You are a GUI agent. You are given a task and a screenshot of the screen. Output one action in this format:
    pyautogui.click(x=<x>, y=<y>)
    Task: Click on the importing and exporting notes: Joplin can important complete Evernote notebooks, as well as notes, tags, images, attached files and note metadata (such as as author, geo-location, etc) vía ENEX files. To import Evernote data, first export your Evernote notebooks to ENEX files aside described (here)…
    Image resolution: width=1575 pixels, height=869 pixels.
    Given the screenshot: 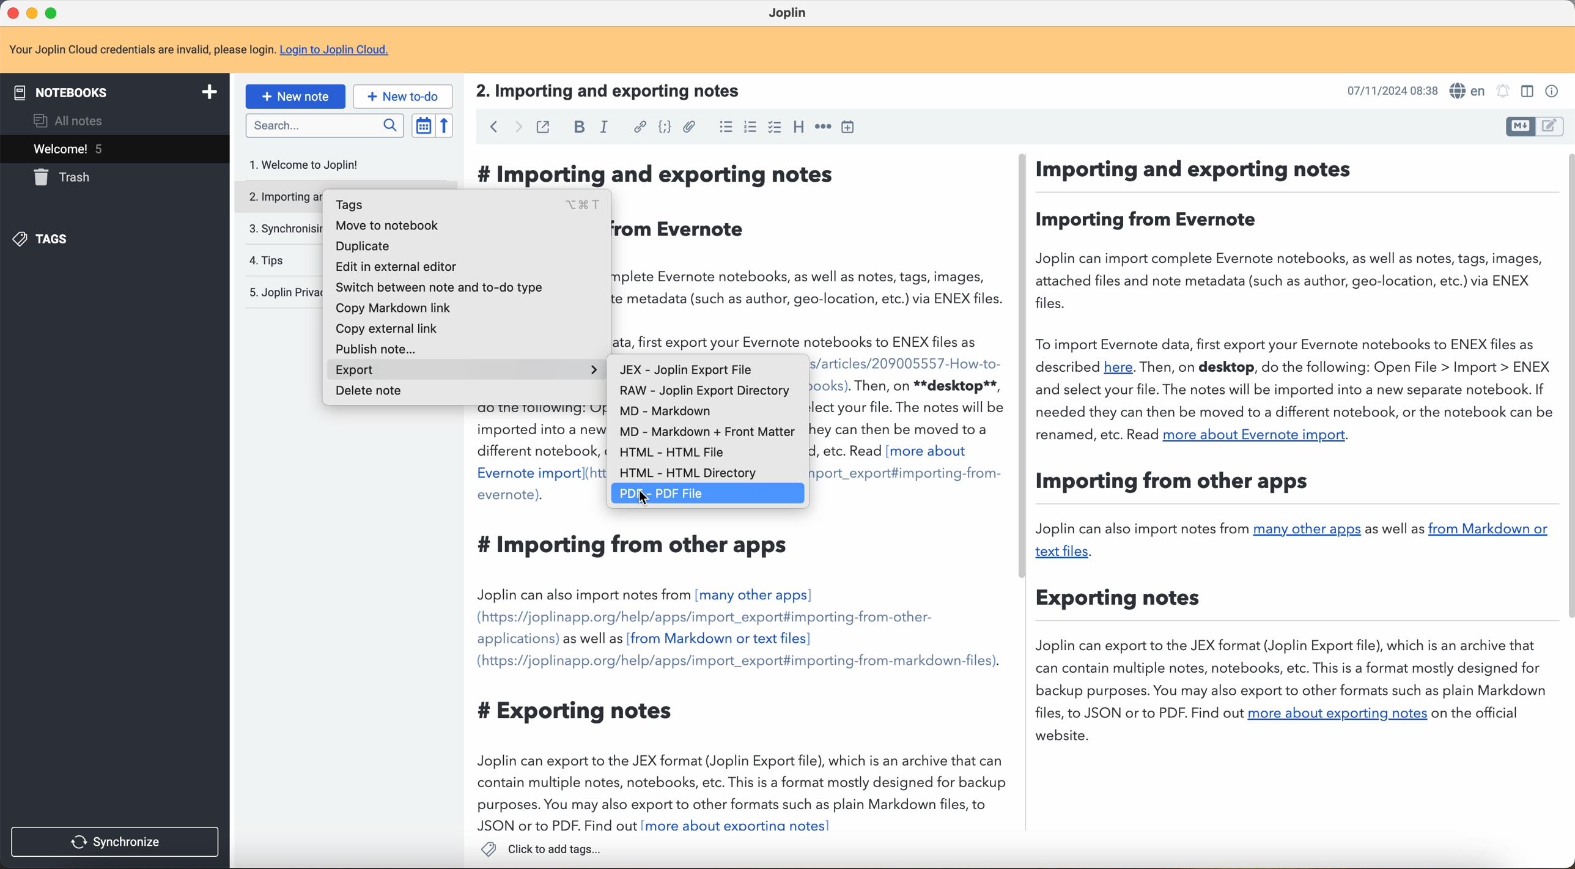 What is the action you would take?
    pyautogui.click(x=534, y=621)
    